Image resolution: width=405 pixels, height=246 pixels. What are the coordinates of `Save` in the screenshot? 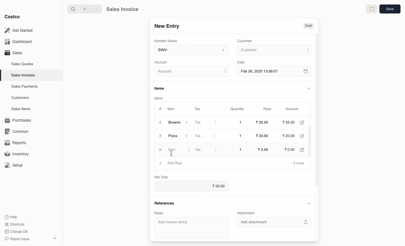 It's located at (391, 10).